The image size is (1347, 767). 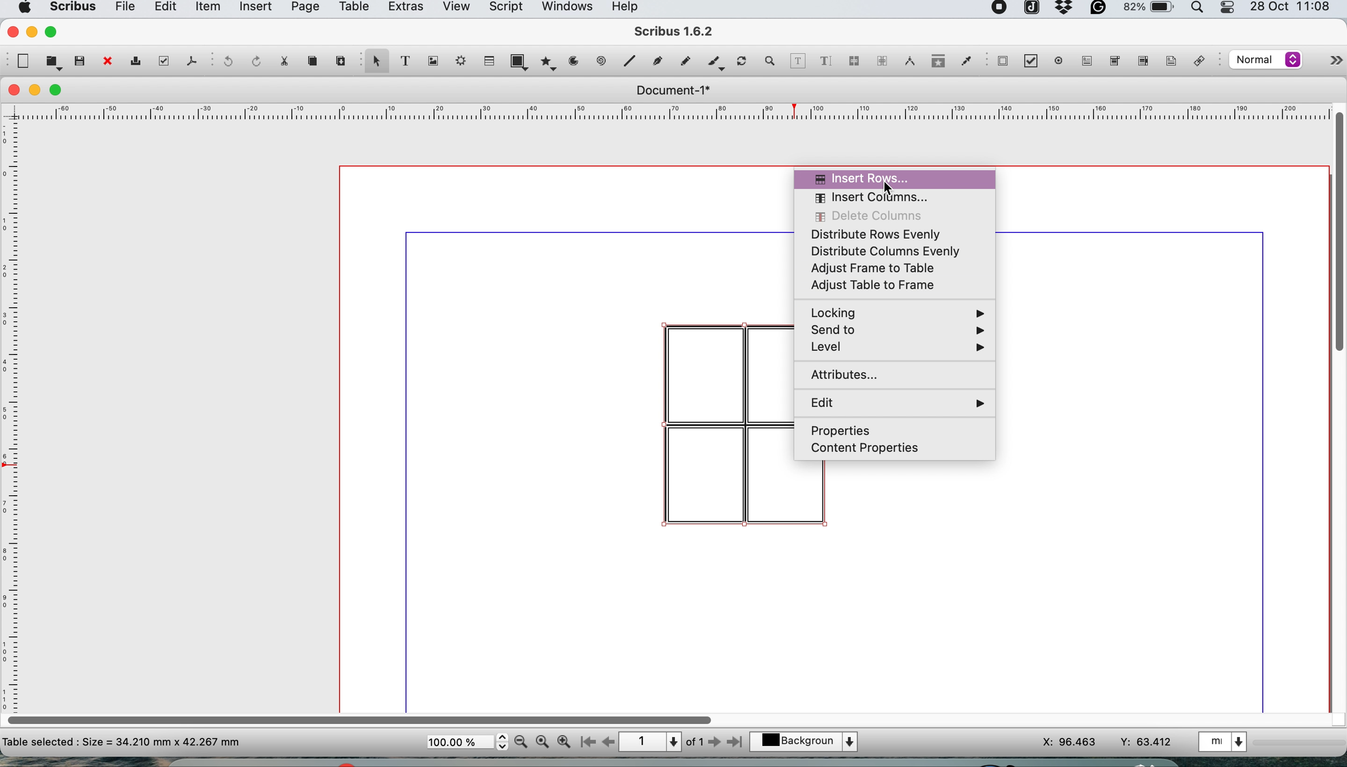 I want to click on calligraphic line, so click(x=714, y=64).